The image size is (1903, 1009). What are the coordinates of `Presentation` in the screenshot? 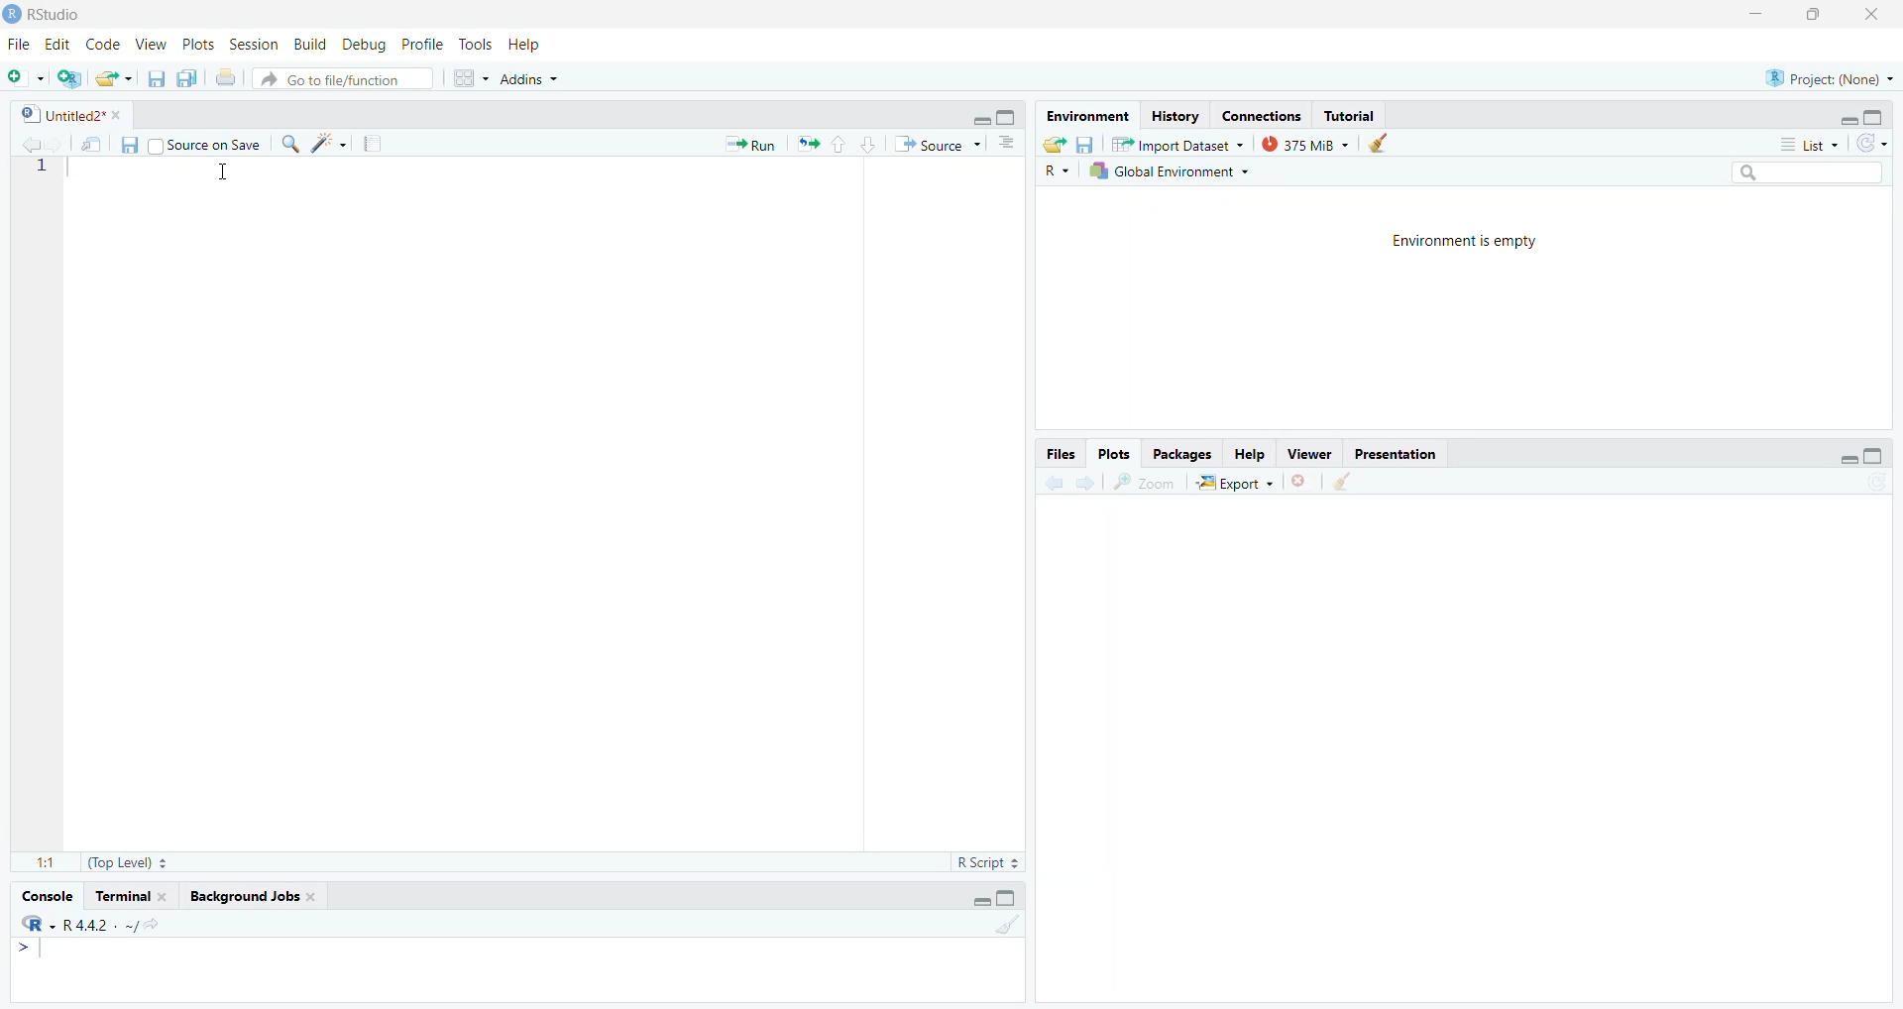 It's located at (1401, 455).